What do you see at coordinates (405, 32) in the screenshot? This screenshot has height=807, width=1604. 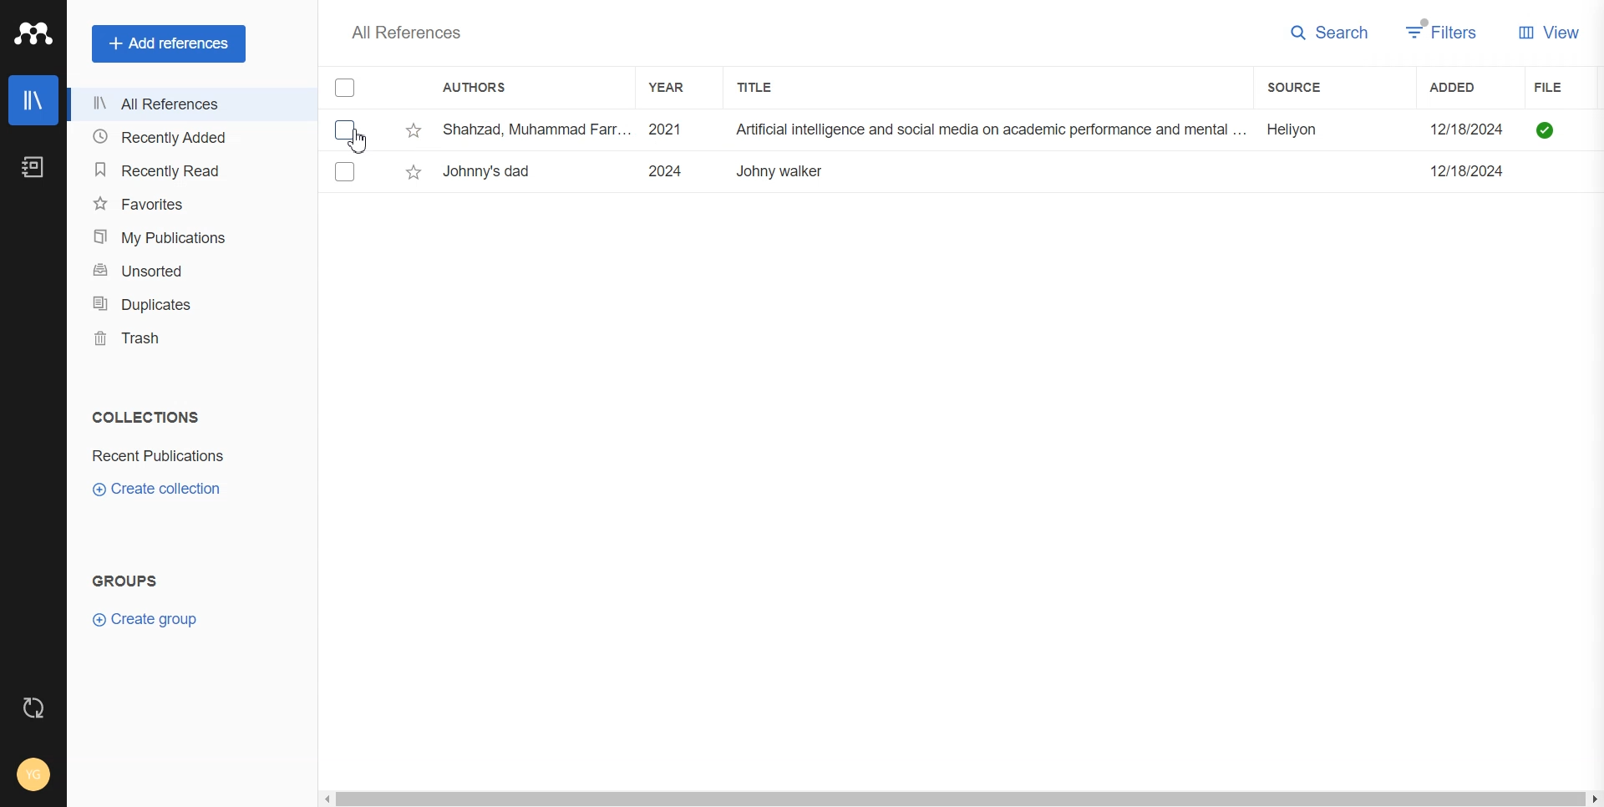 I see `Text` at bounding box center [405, 32].